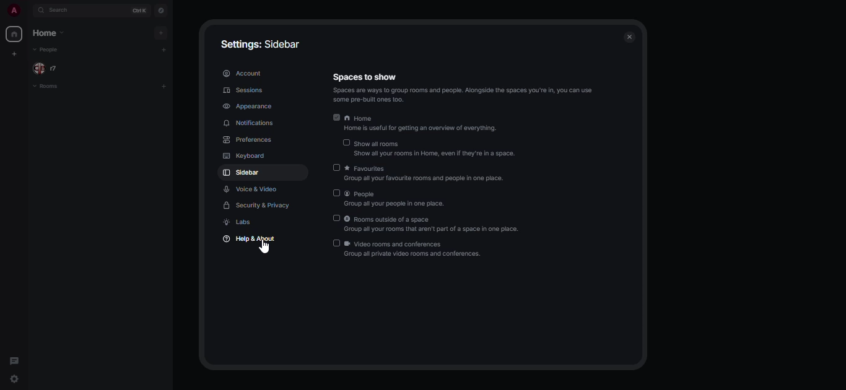 The height and width of the screenshot is (390, 846). I want to click on threads, so click(15, 362).